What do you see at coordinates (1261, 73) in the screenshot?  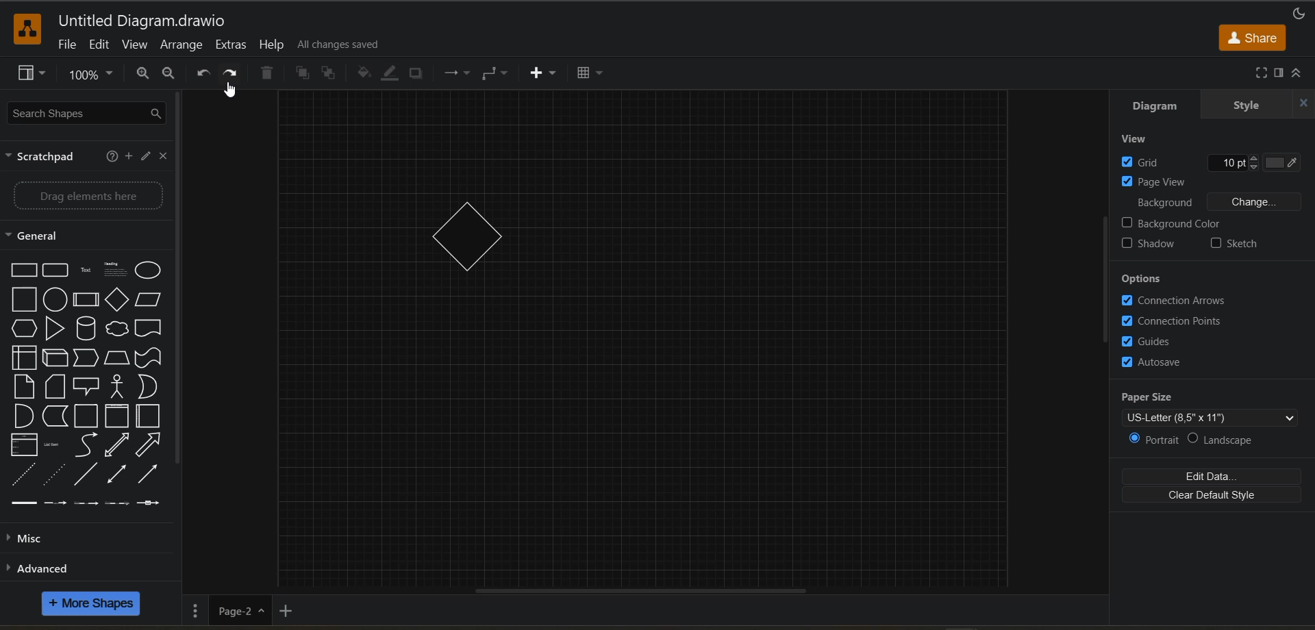 I see `fullscreen` at bounding box center [1261, 73].